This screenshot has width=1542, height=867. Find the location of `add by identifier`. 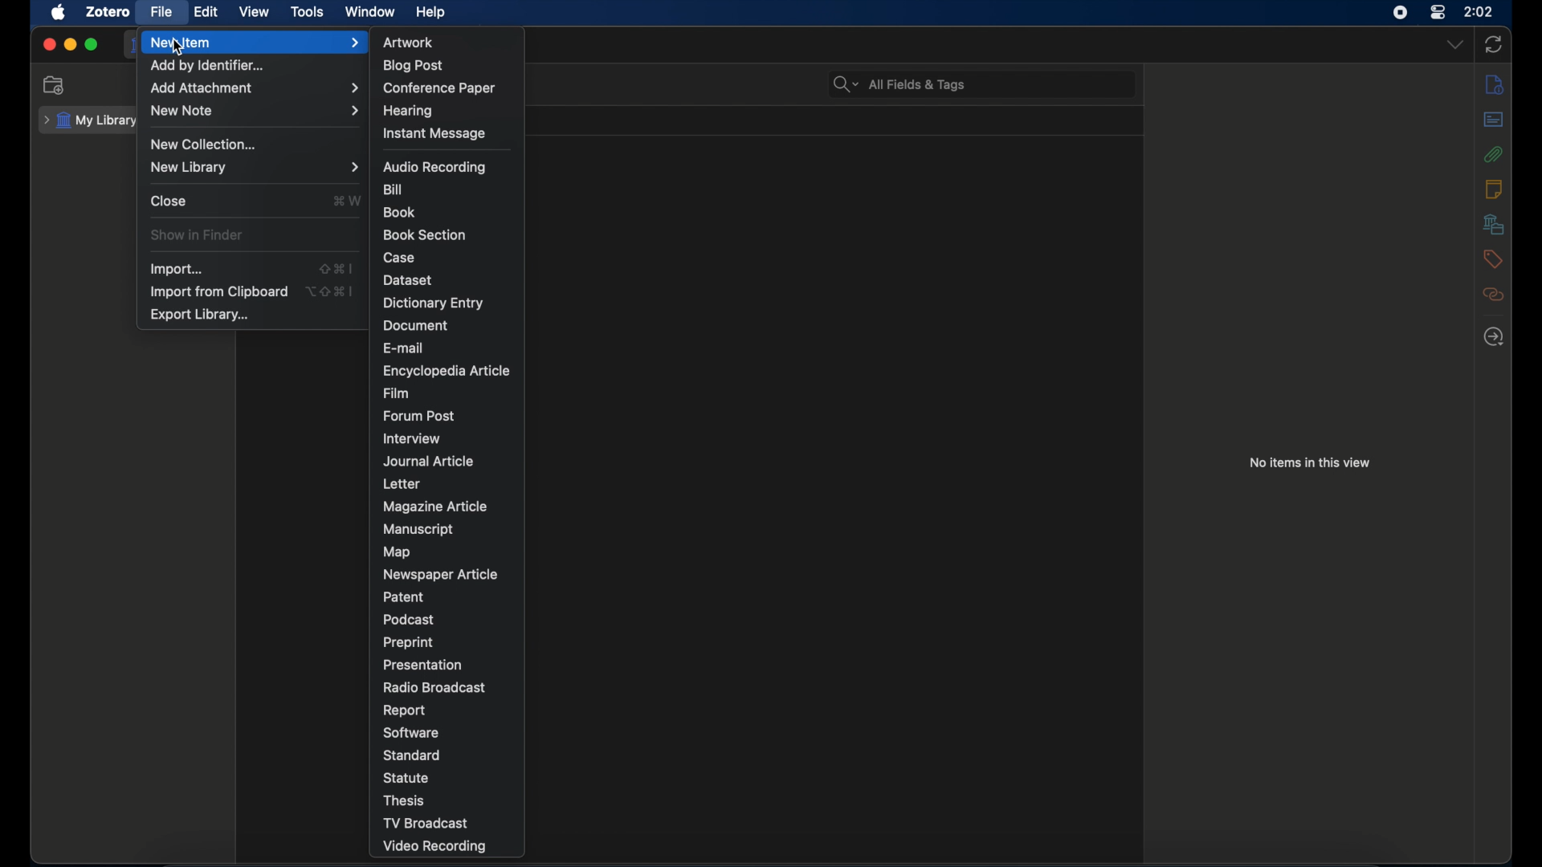

add by identifier is located at coordinates (209, 67).